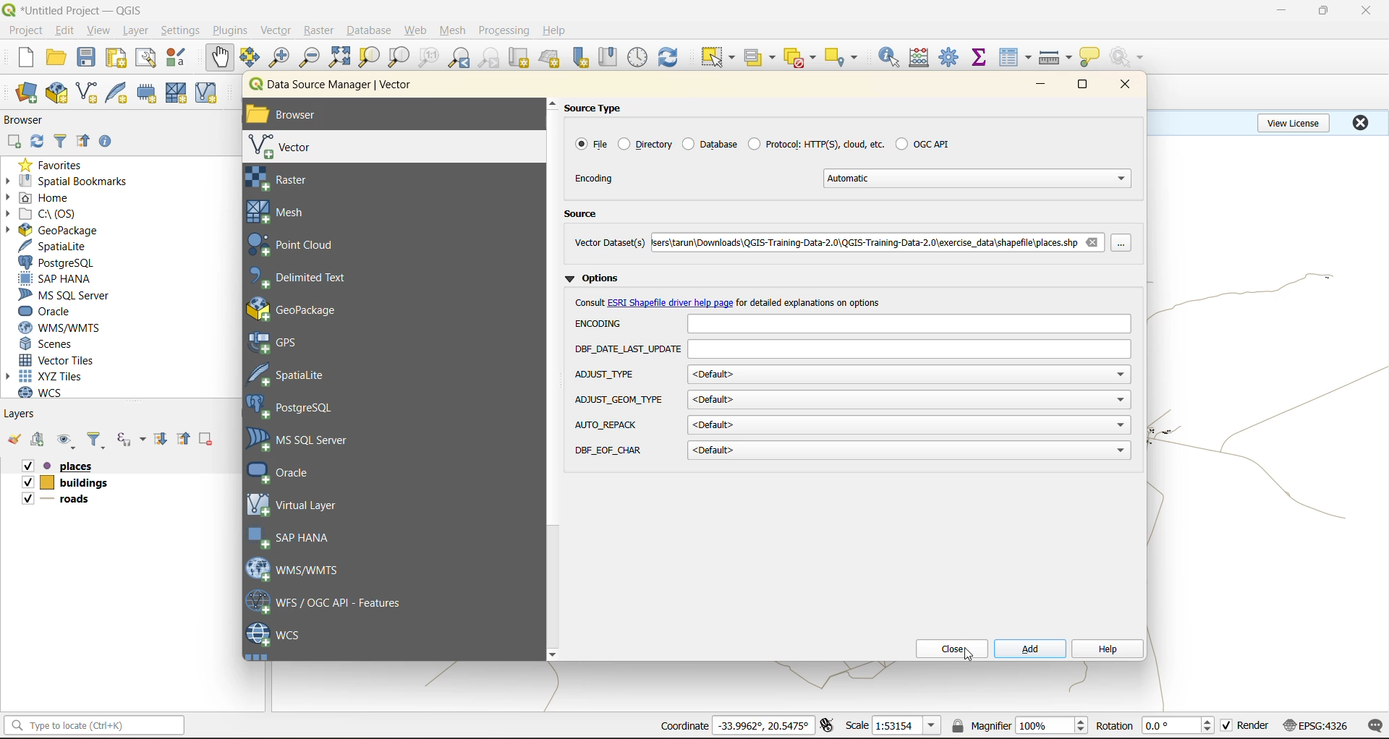 The width and height of the screenshot is (1389, 739). I want to click on source  type, so click(600, 108).